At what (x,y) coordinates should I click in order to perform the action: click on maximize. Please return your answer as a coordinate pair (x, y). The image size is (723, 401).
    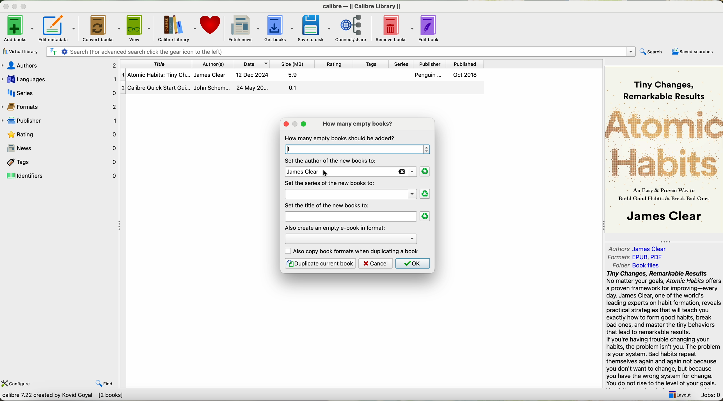
    Looking at the image, I should click on (304, 124).